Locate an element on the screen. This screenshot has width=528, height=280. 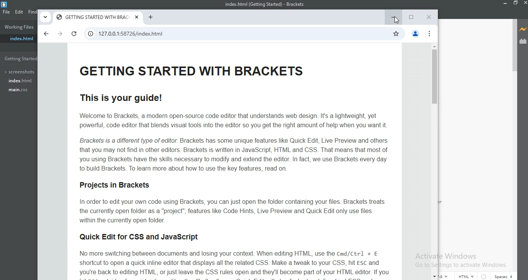
spaces: 4 is located at coordinates (504, 276).